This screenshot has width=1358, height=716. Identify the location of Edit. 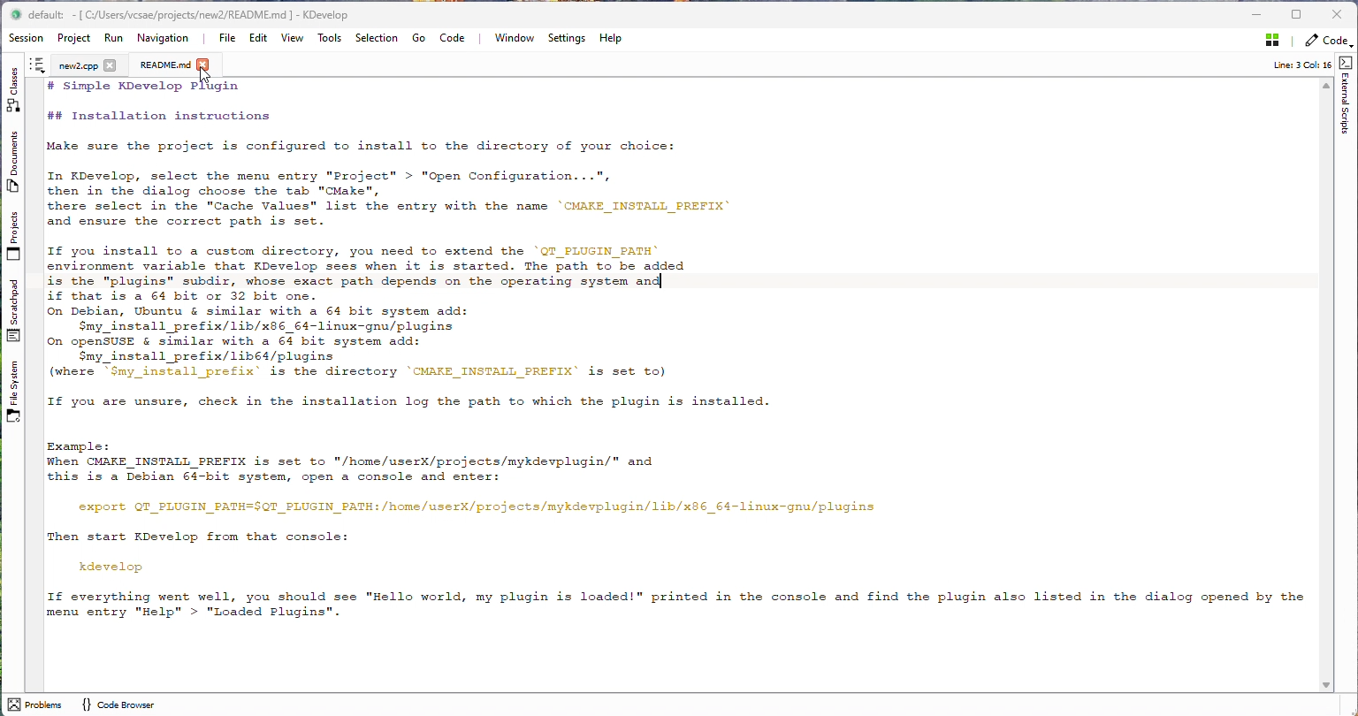
(259, 40).